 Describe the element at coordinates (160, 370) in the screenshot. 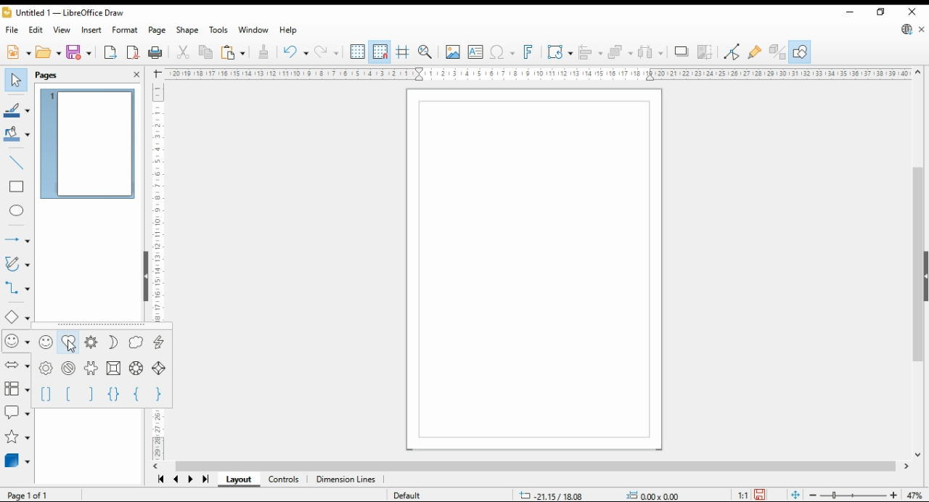

I see `diamond bevel` at that location.